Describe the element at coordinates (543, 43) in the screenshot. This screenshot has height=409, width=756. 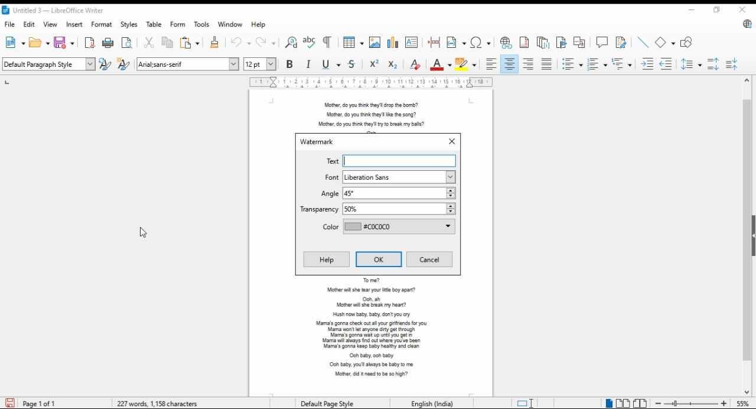
I see `insert endnote` at that location.